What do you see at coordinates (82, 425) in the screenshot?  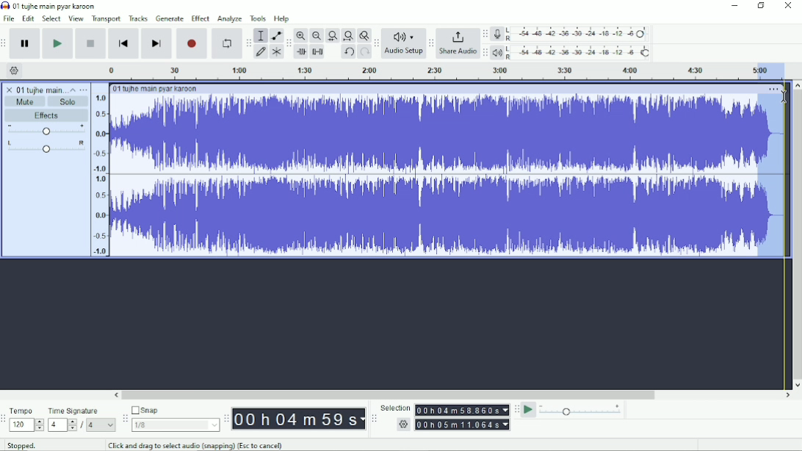 I see `/` at bounding box center [82, 425].